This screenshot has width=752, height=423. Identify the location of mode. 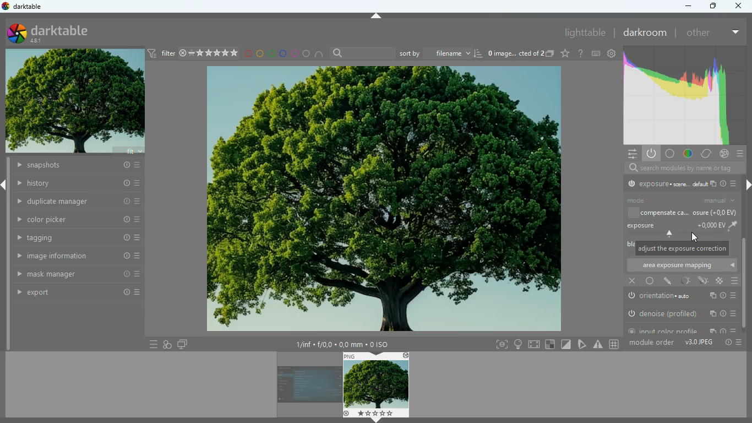
(686, 199).